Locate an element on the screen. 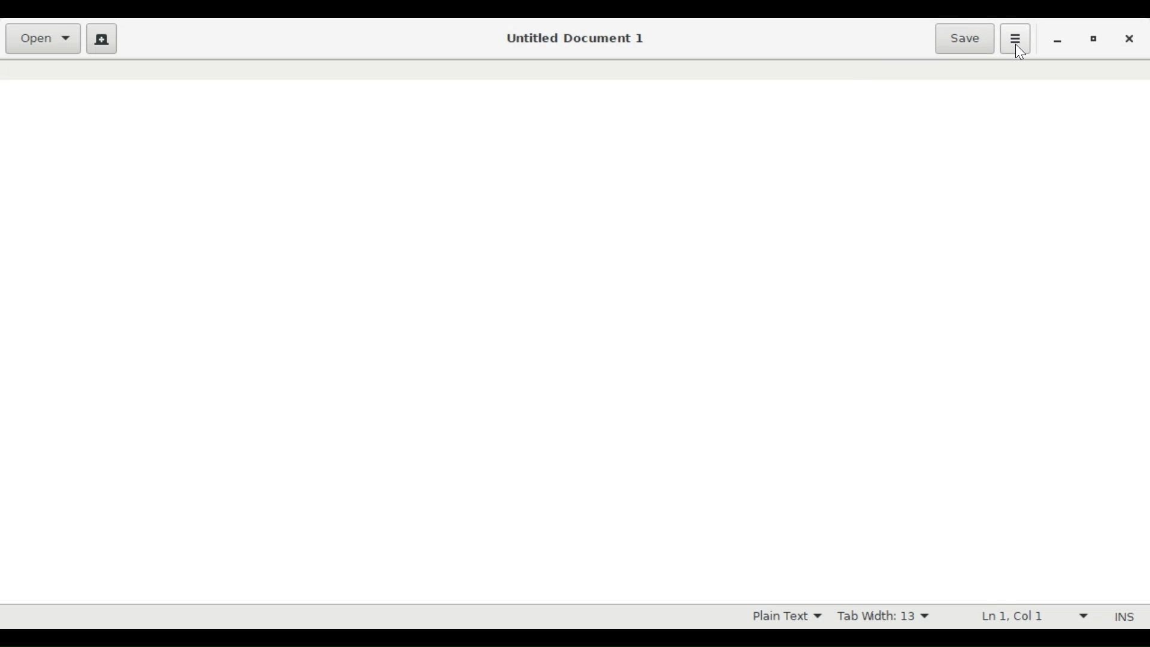  Open is located at coordinates (42, 38).